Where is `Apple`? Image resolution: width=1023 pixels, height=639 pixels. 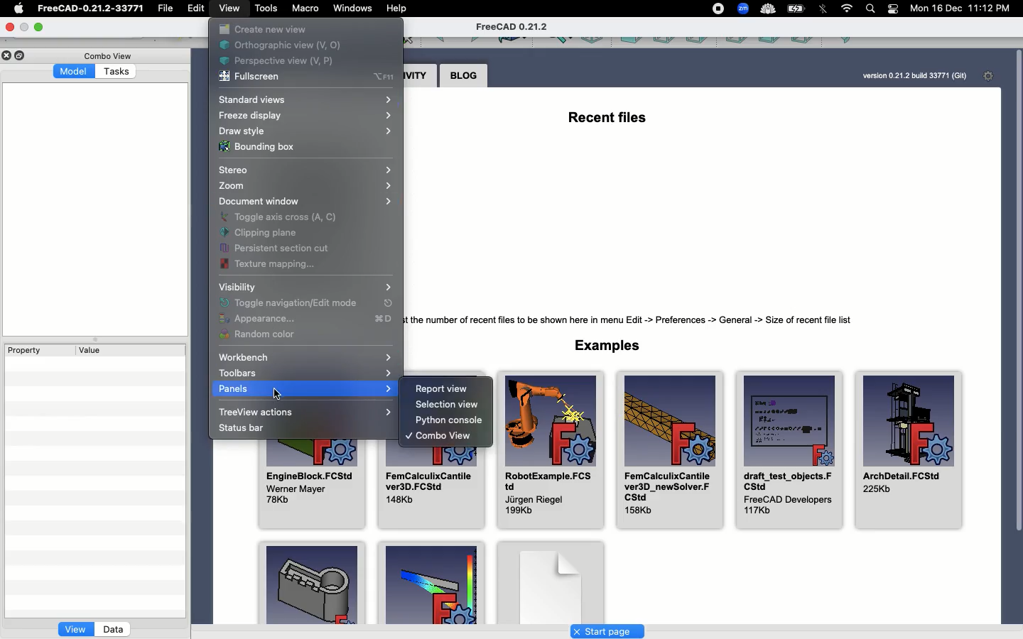 Apple is located at coordinates (21, 9).